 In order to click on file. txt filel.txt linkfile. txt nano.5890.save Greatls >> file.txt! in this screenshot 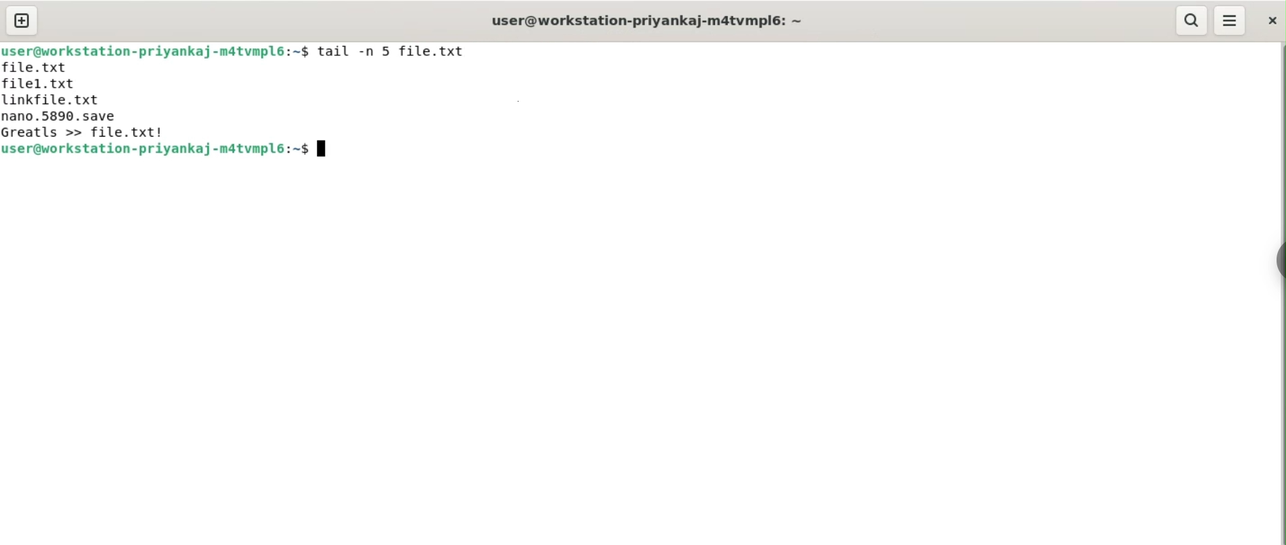, I will do `click(86, 100)`.